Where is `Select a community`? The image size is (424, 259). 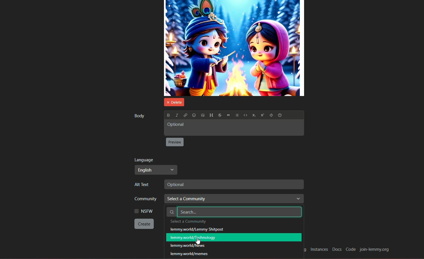
Select a community is located at coordinates (234, 200).